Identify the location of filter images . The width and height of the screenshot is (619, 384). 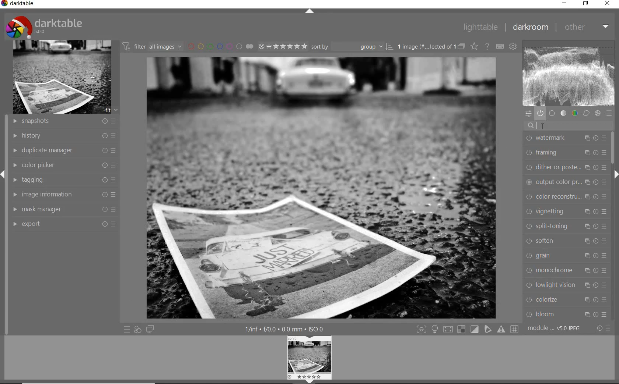
(152, 46).